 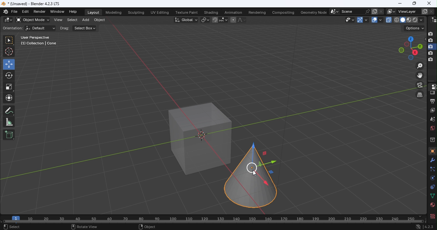 I want to click on Transform pivot point, so click(x=204, y=19).